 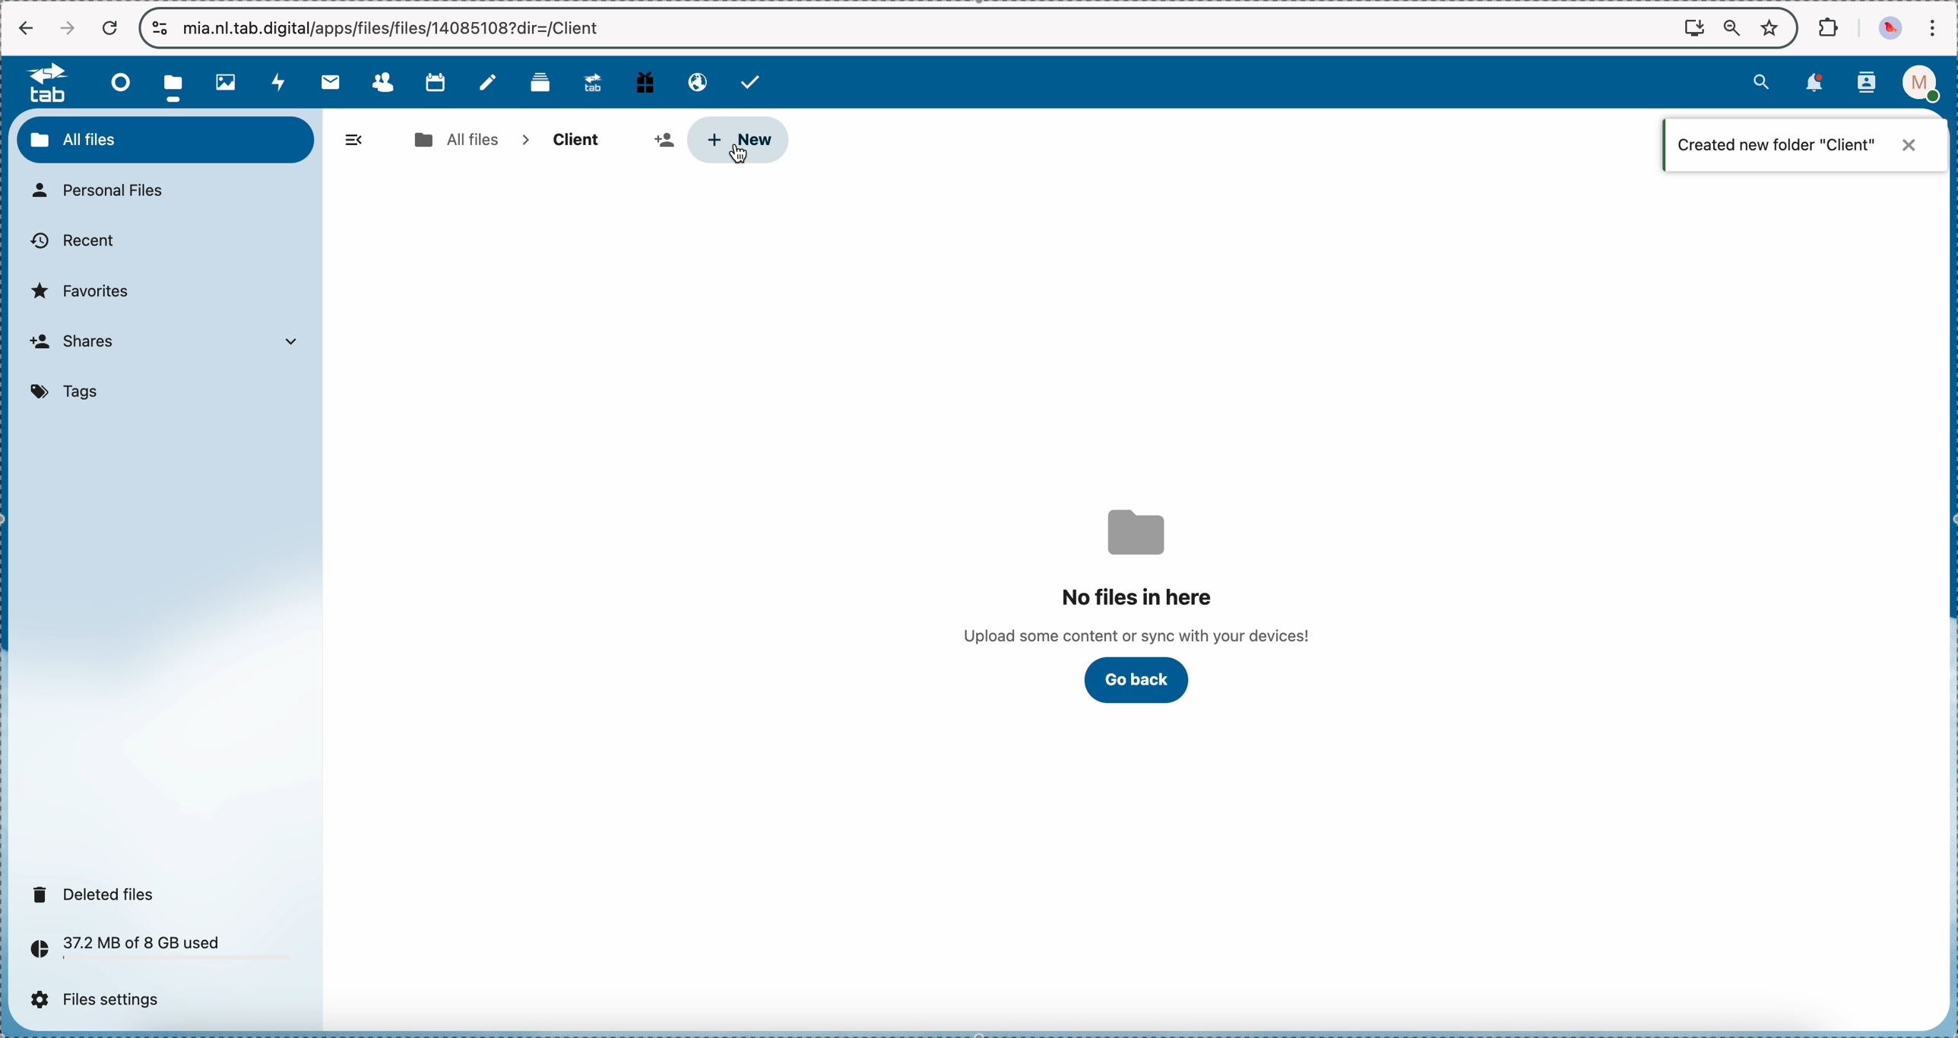 I want to click on favorites, so click(x=85, y=290).